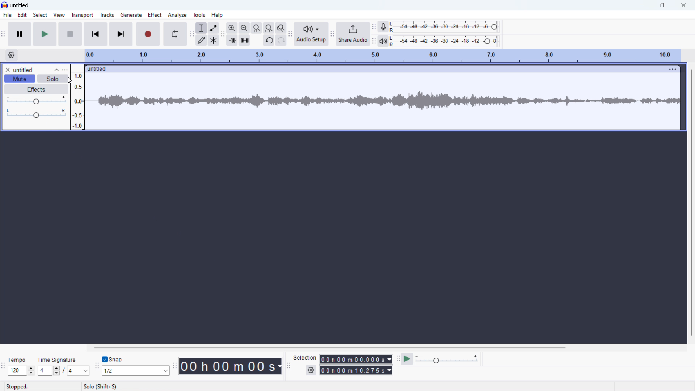  What do you see at coordinates (3, 35) in the screenshot?
I see `transport toolbar` at bounding box center [3, 35].